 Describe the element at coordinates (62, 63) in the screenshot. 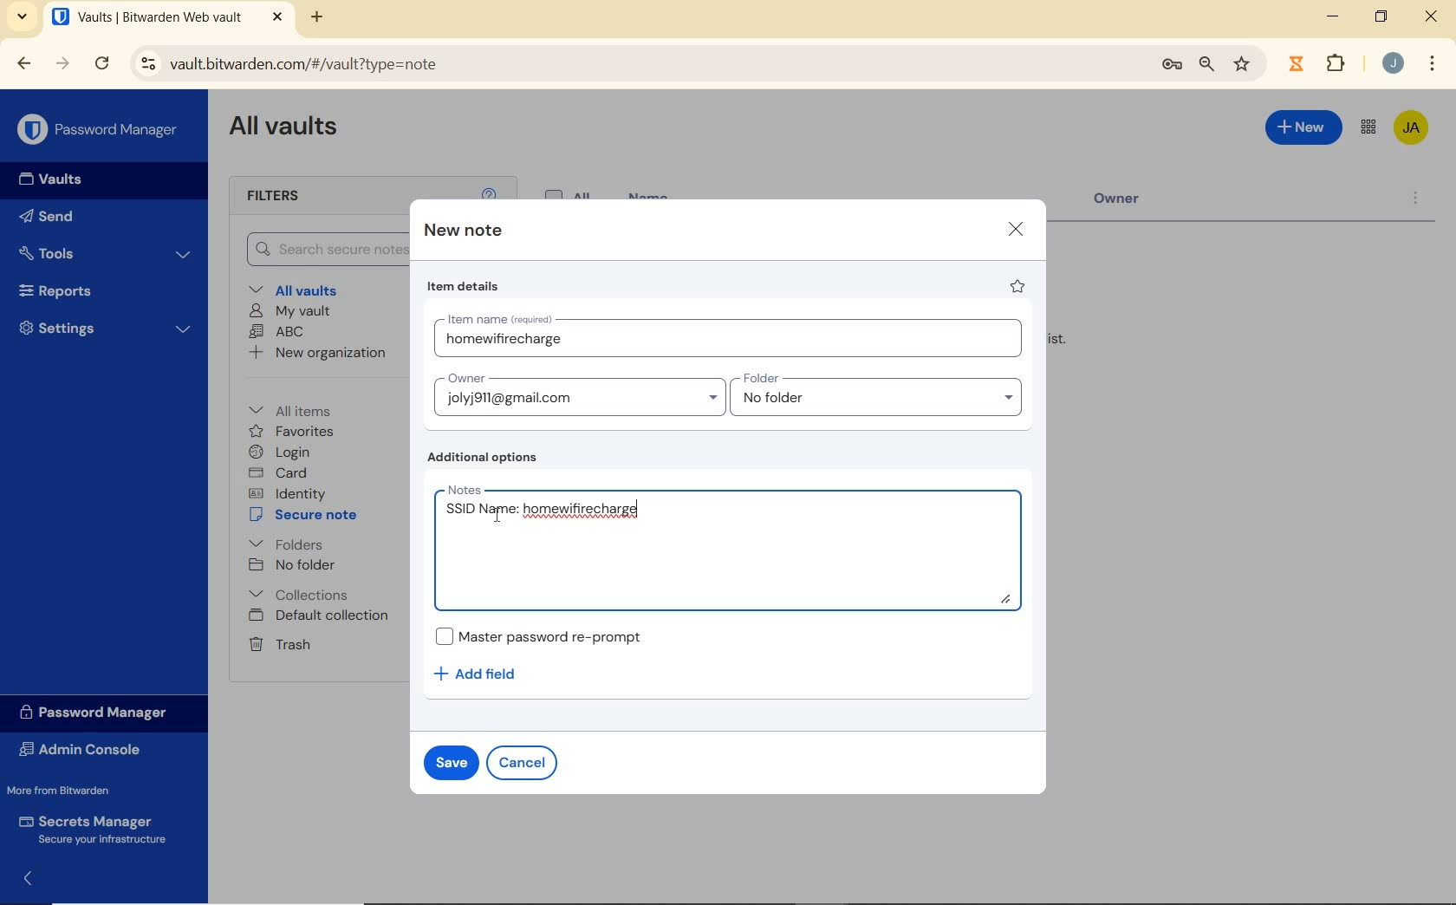

I see `forward` at that location.